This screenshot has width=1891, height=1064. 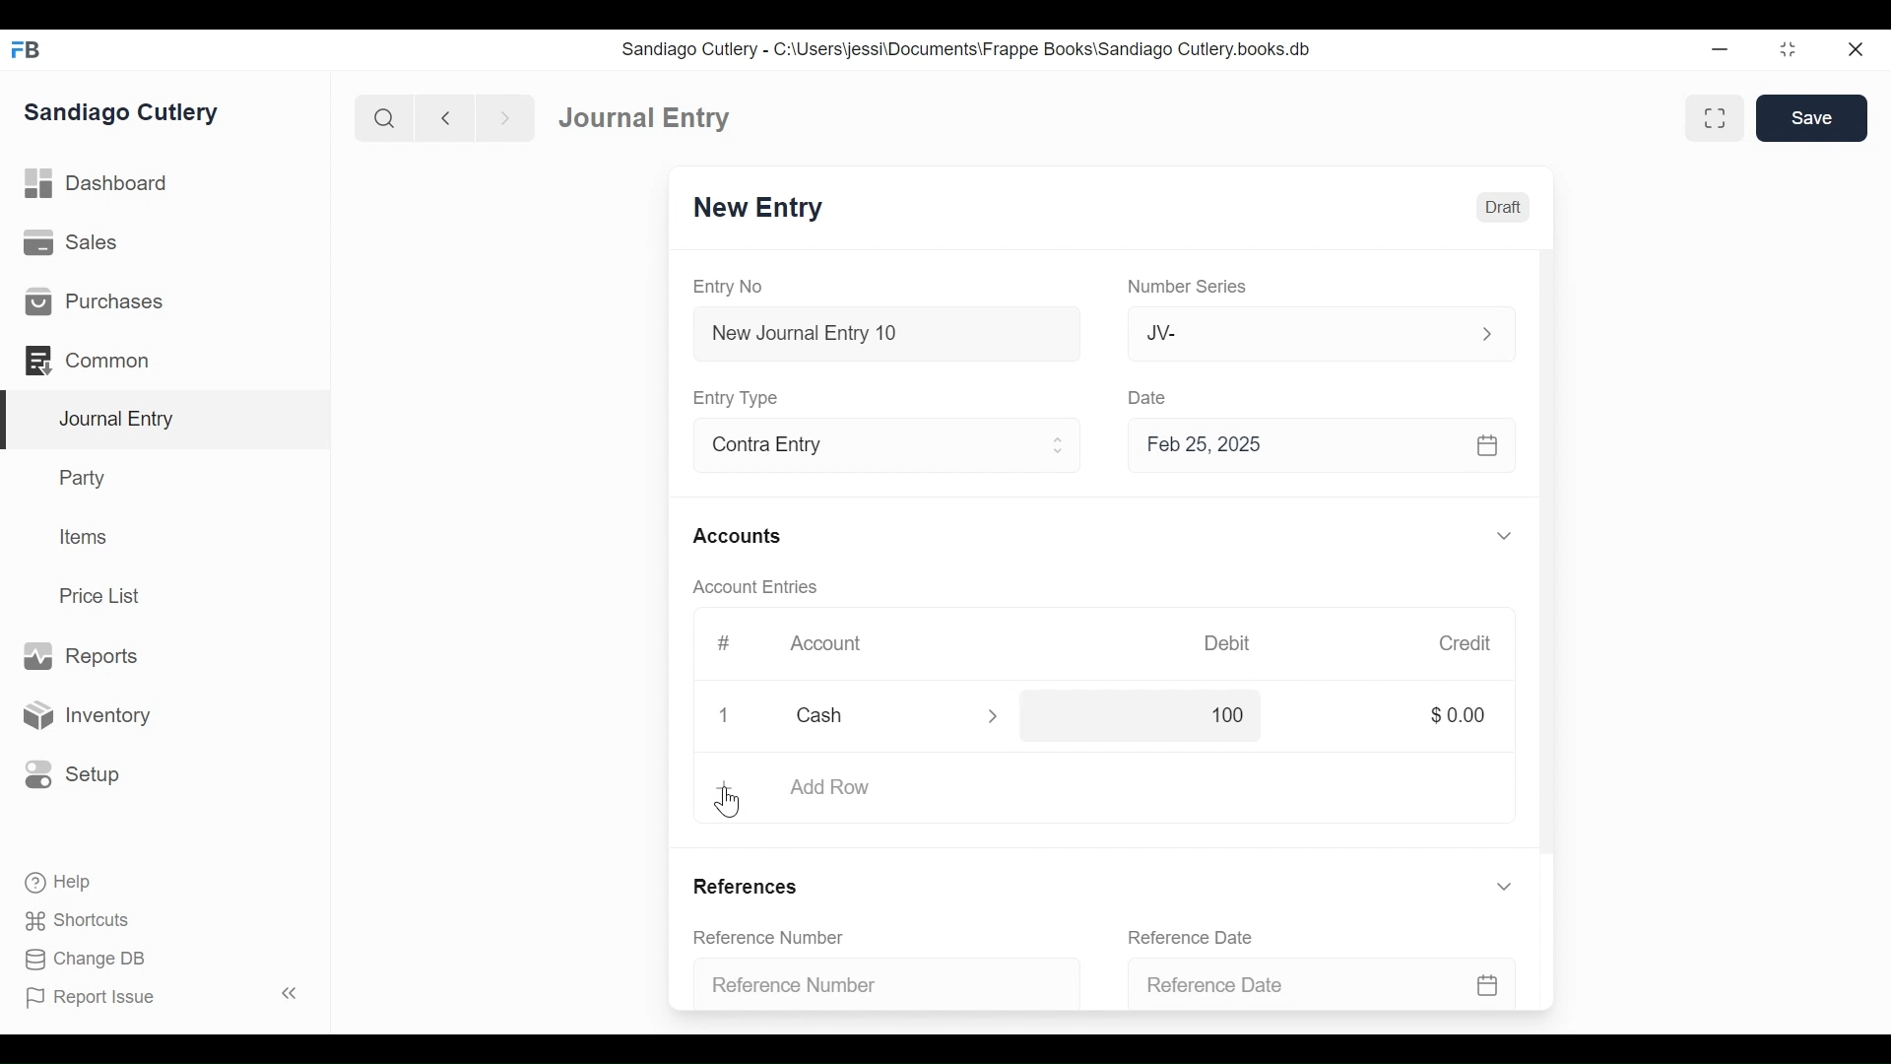 I want to click on Credit, so click(x=1469, y=645).